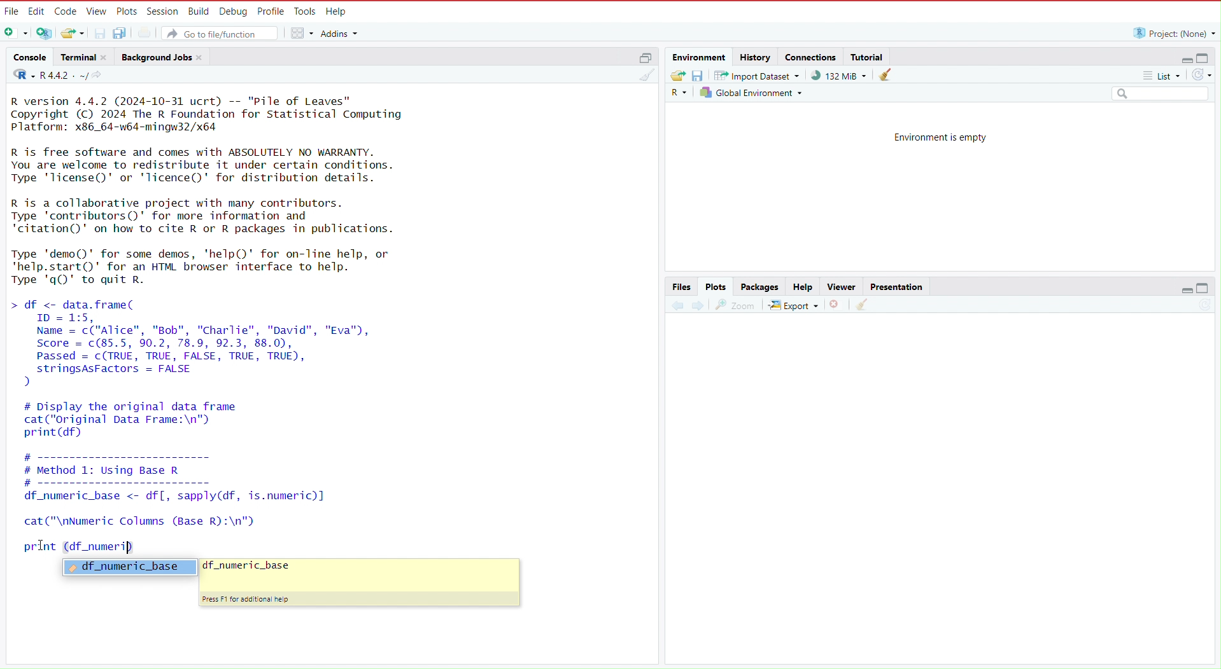 This screenshot has height=669, width=1221. I want to click on Presentation, so click(896, 284).